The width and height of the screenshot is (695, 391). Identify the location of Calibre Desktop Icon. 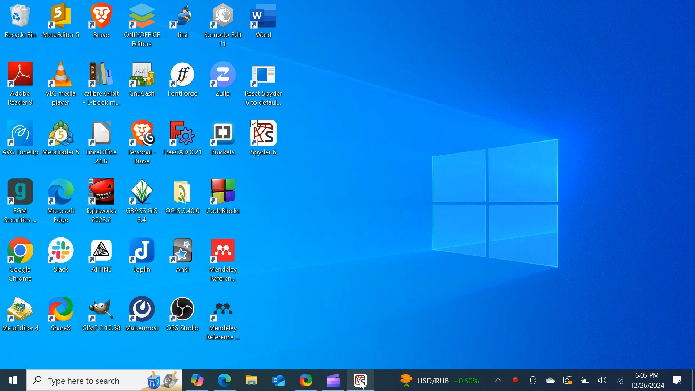
(103, 85).